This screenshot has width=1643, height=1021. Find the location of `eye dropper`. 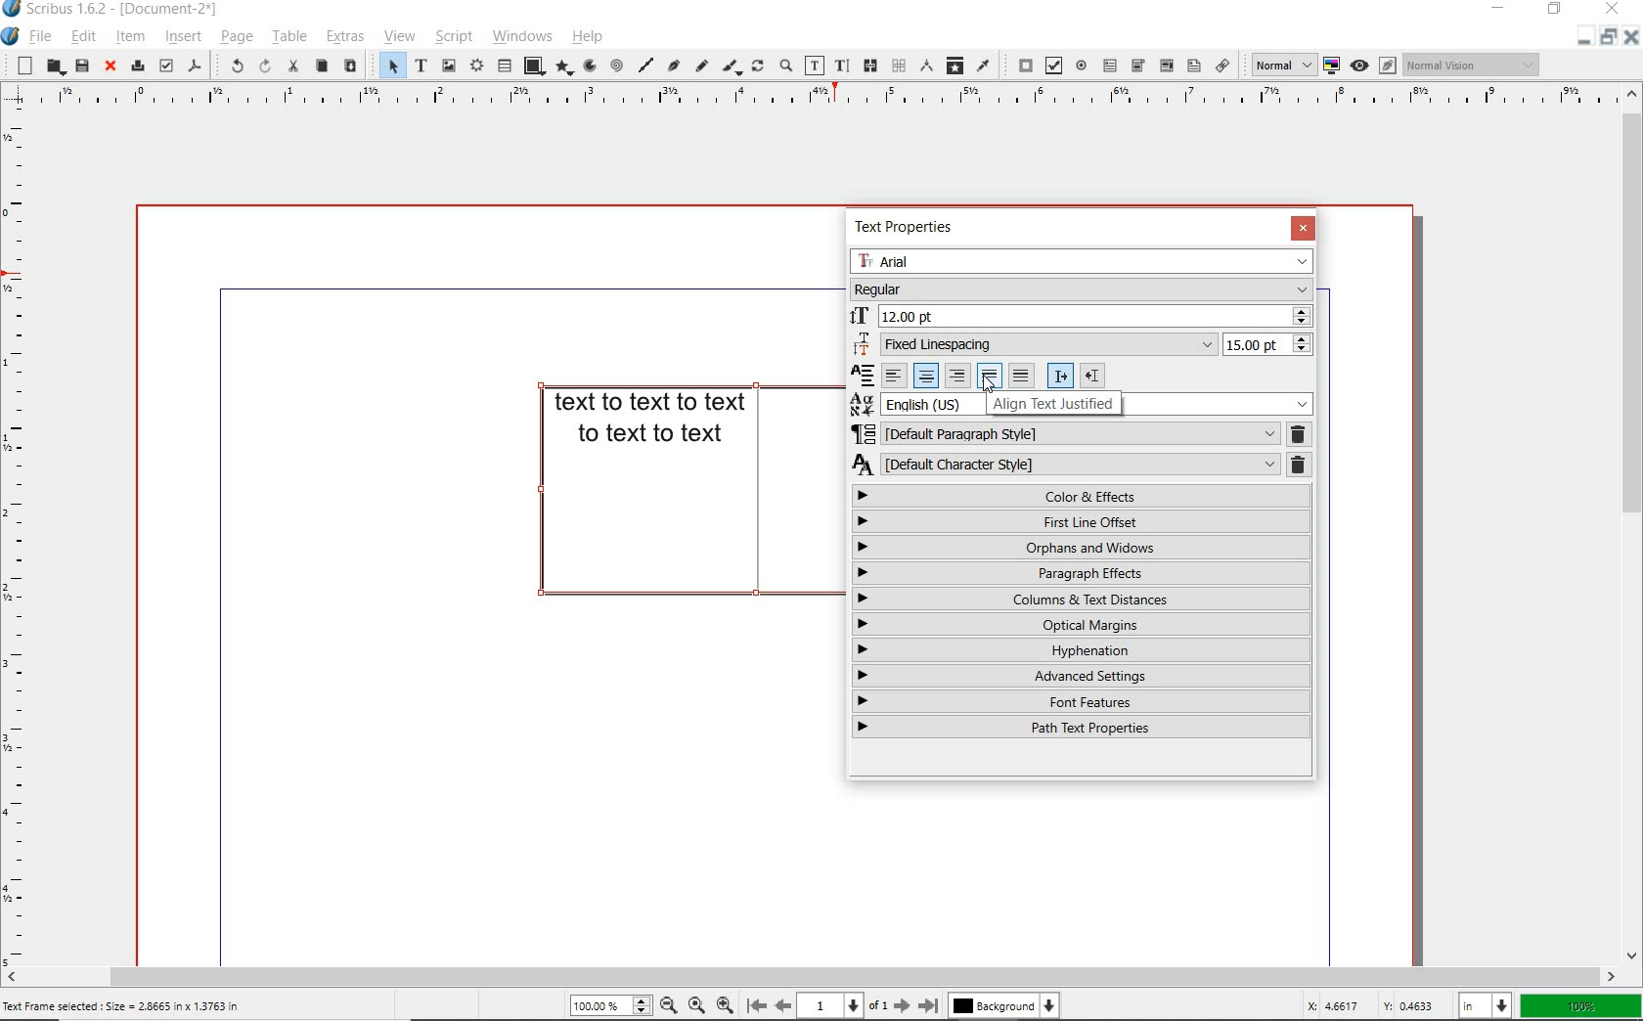

eye dropper is located at coordinates (984, 66).